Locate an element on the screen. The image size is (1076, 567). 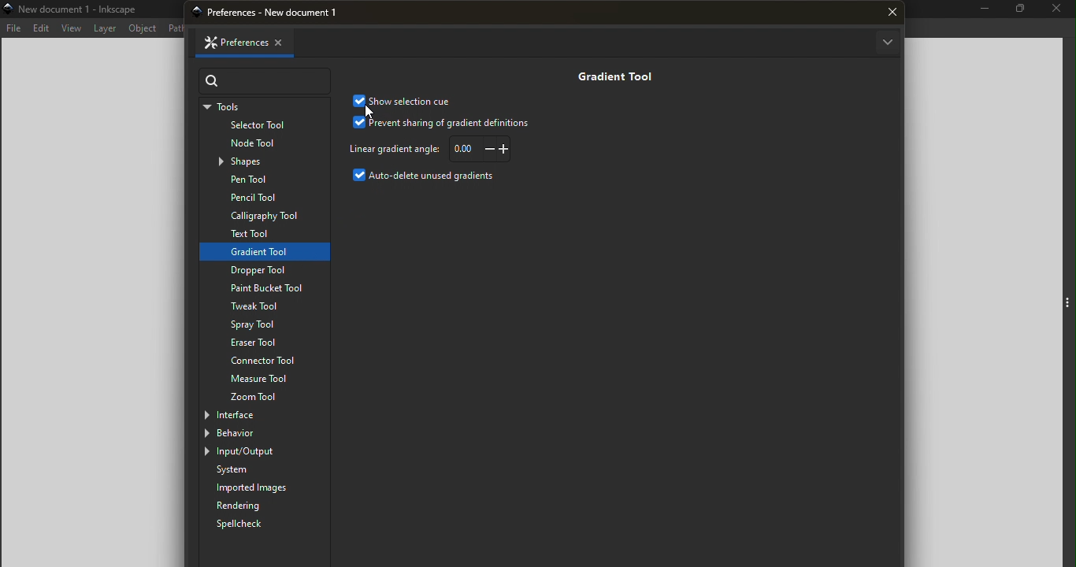
Interface is located at coordinates (253, 414).